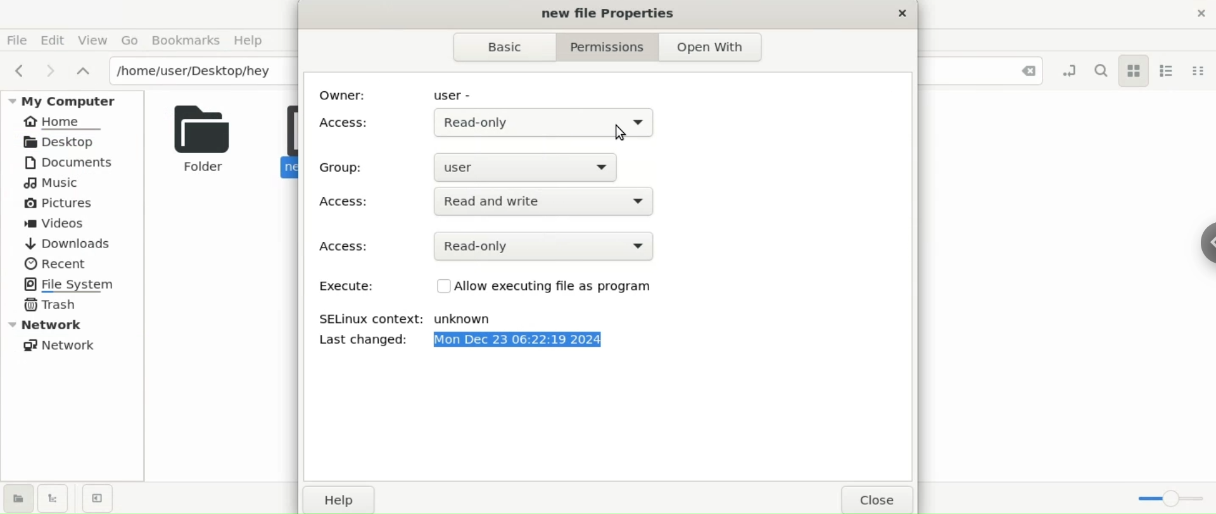  What do you see at coordinates (54, 184) in the screenshot?
I see `Music` at bounding box center [54, 184].